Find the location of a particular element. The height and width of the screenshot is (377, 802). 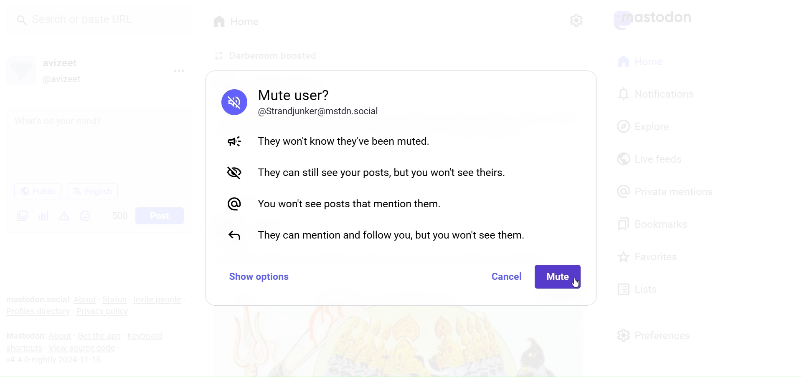

Show Option is located at coordinates (260, 274).